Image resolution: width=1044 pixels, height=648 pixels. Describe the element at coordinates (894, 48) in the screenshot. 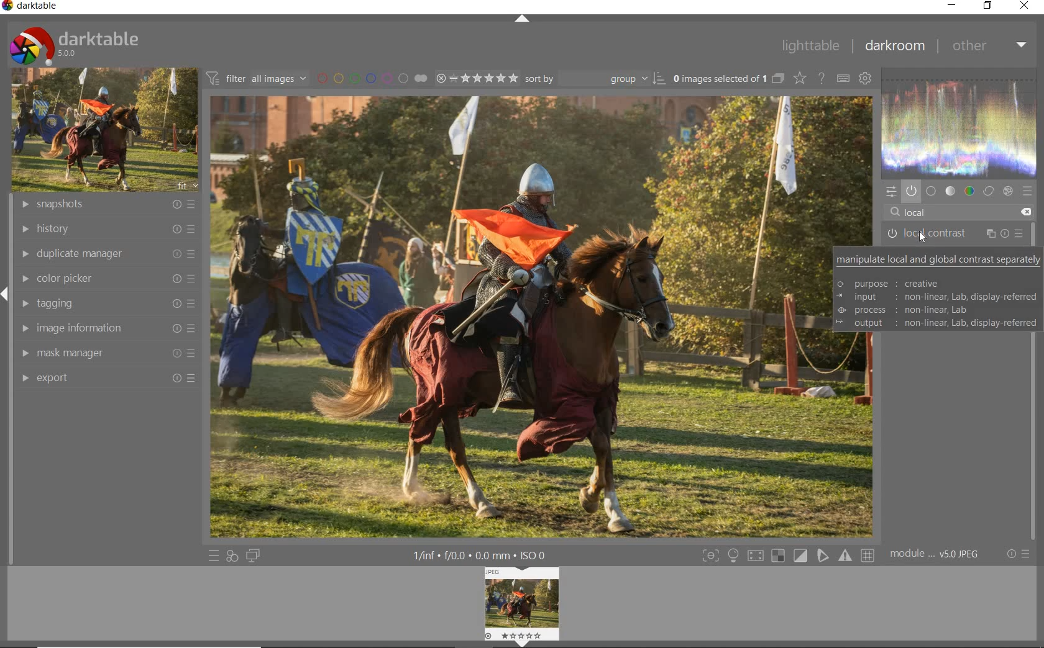

I see `darkroom` at that location.